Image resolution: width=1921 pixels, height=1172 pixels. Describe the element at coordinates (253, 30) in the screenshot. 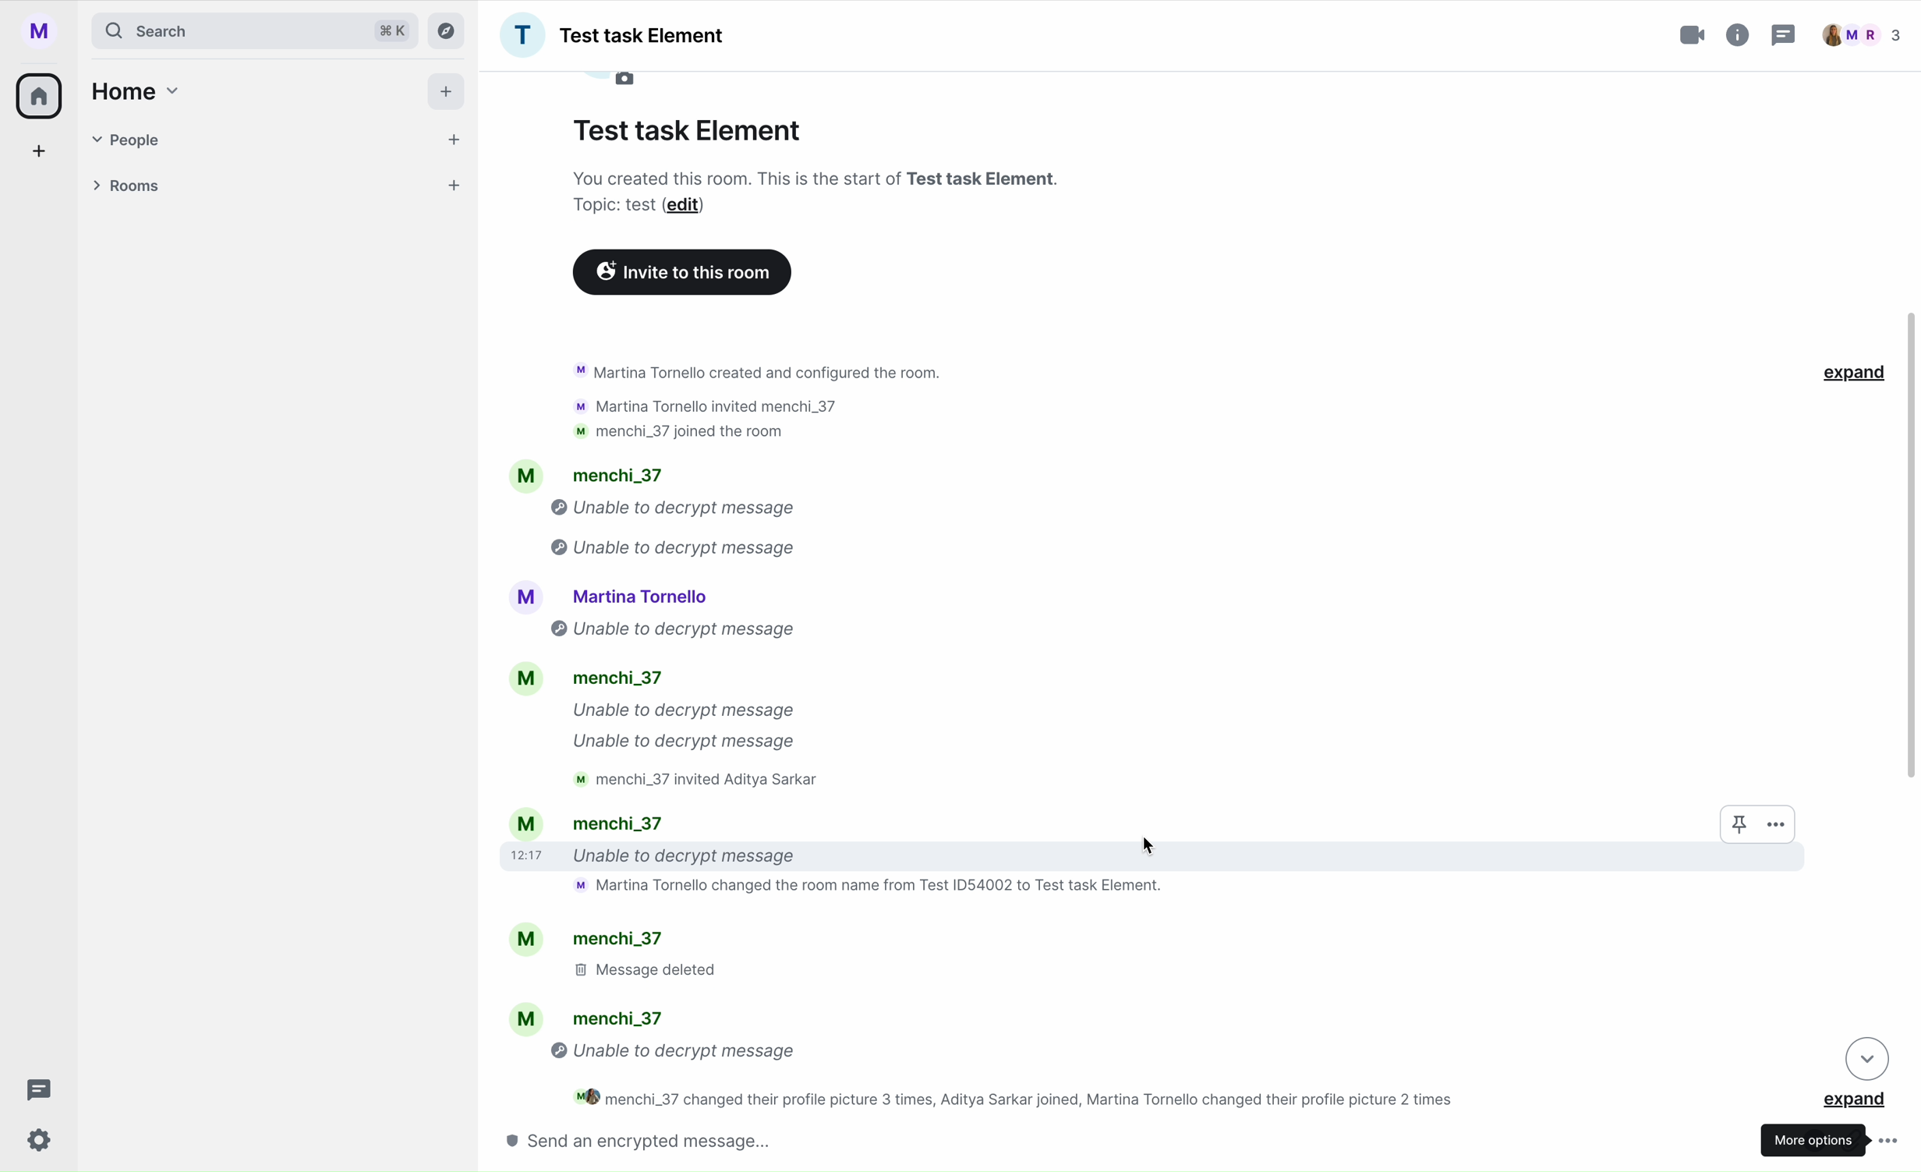

I see `search tab` at that location.